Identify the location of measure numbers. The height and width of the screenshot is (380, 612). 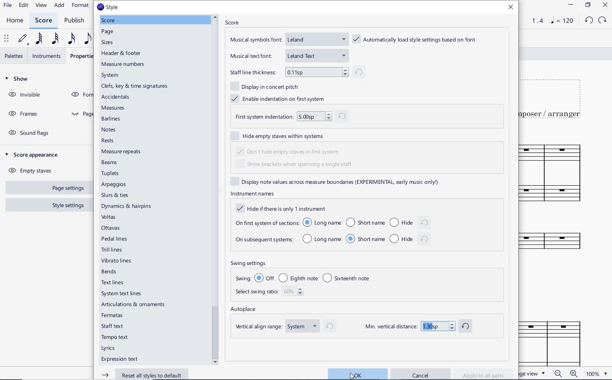
(123, 64).